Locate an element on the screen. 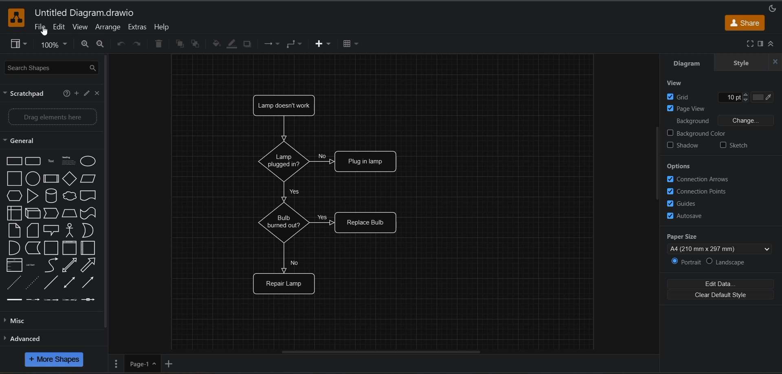  connection arrows is located at coordinates (706, 178).